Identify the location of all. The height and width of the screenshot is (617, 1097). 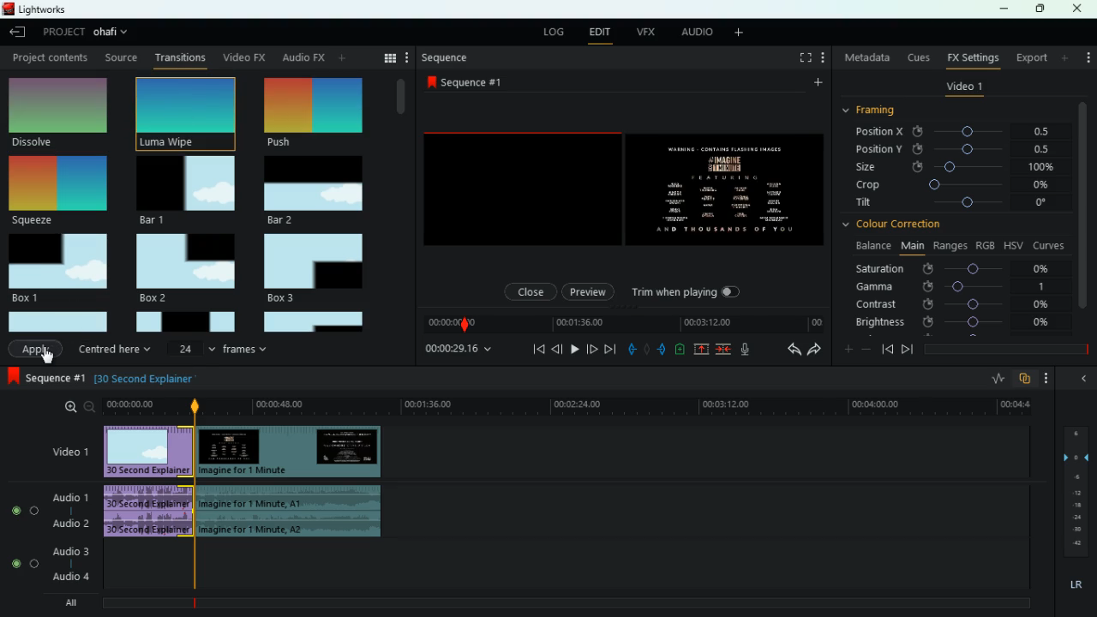
(77, 602).